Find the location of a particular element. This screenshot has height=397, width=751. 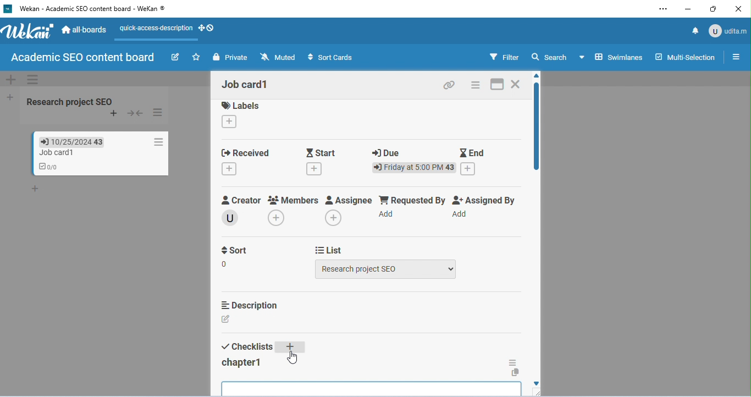

muted is located at coordinates (277, 57).